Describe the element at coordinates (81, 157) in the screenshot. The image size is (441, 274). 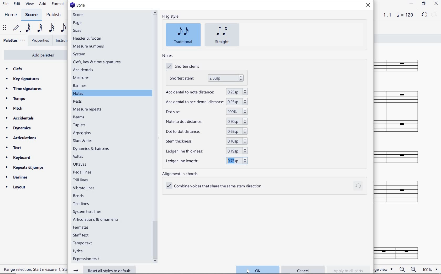
I see `voltas` at that location.